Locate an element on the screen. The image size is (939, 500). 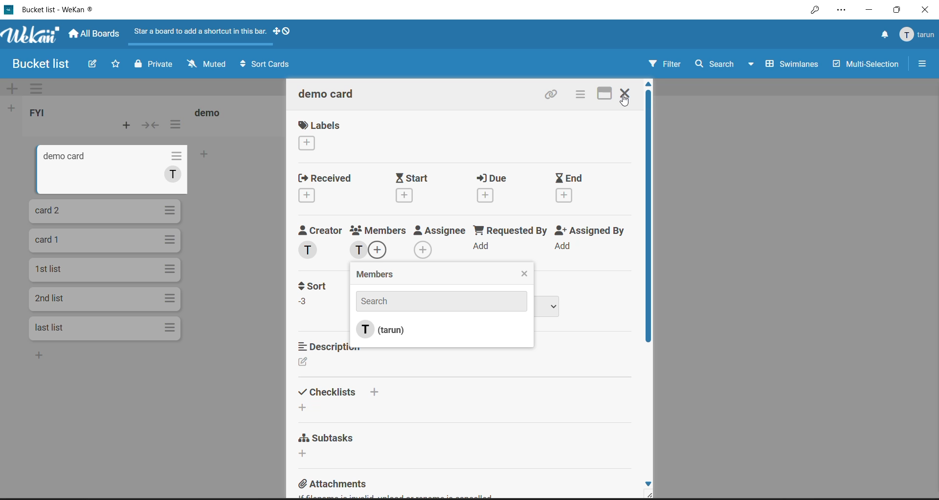
multi selection is located at coordinates (866, 64).